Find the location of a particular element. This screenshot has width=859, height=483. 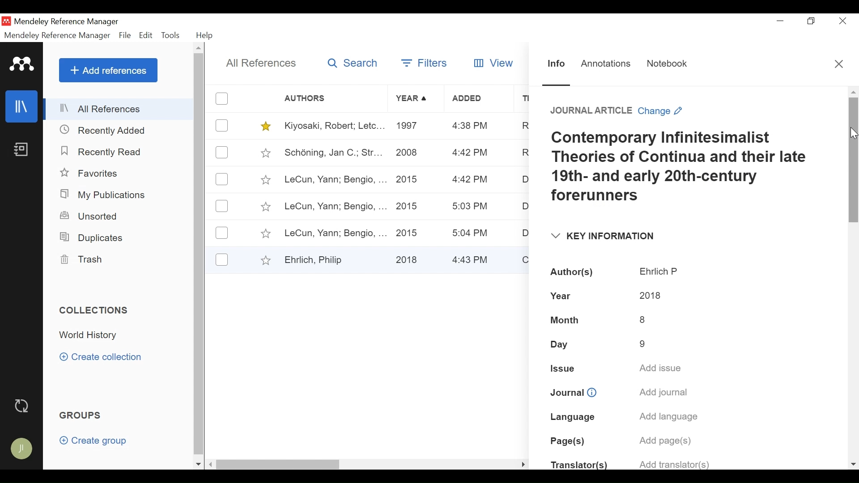

scroll down is located at coordinates (198, 465).